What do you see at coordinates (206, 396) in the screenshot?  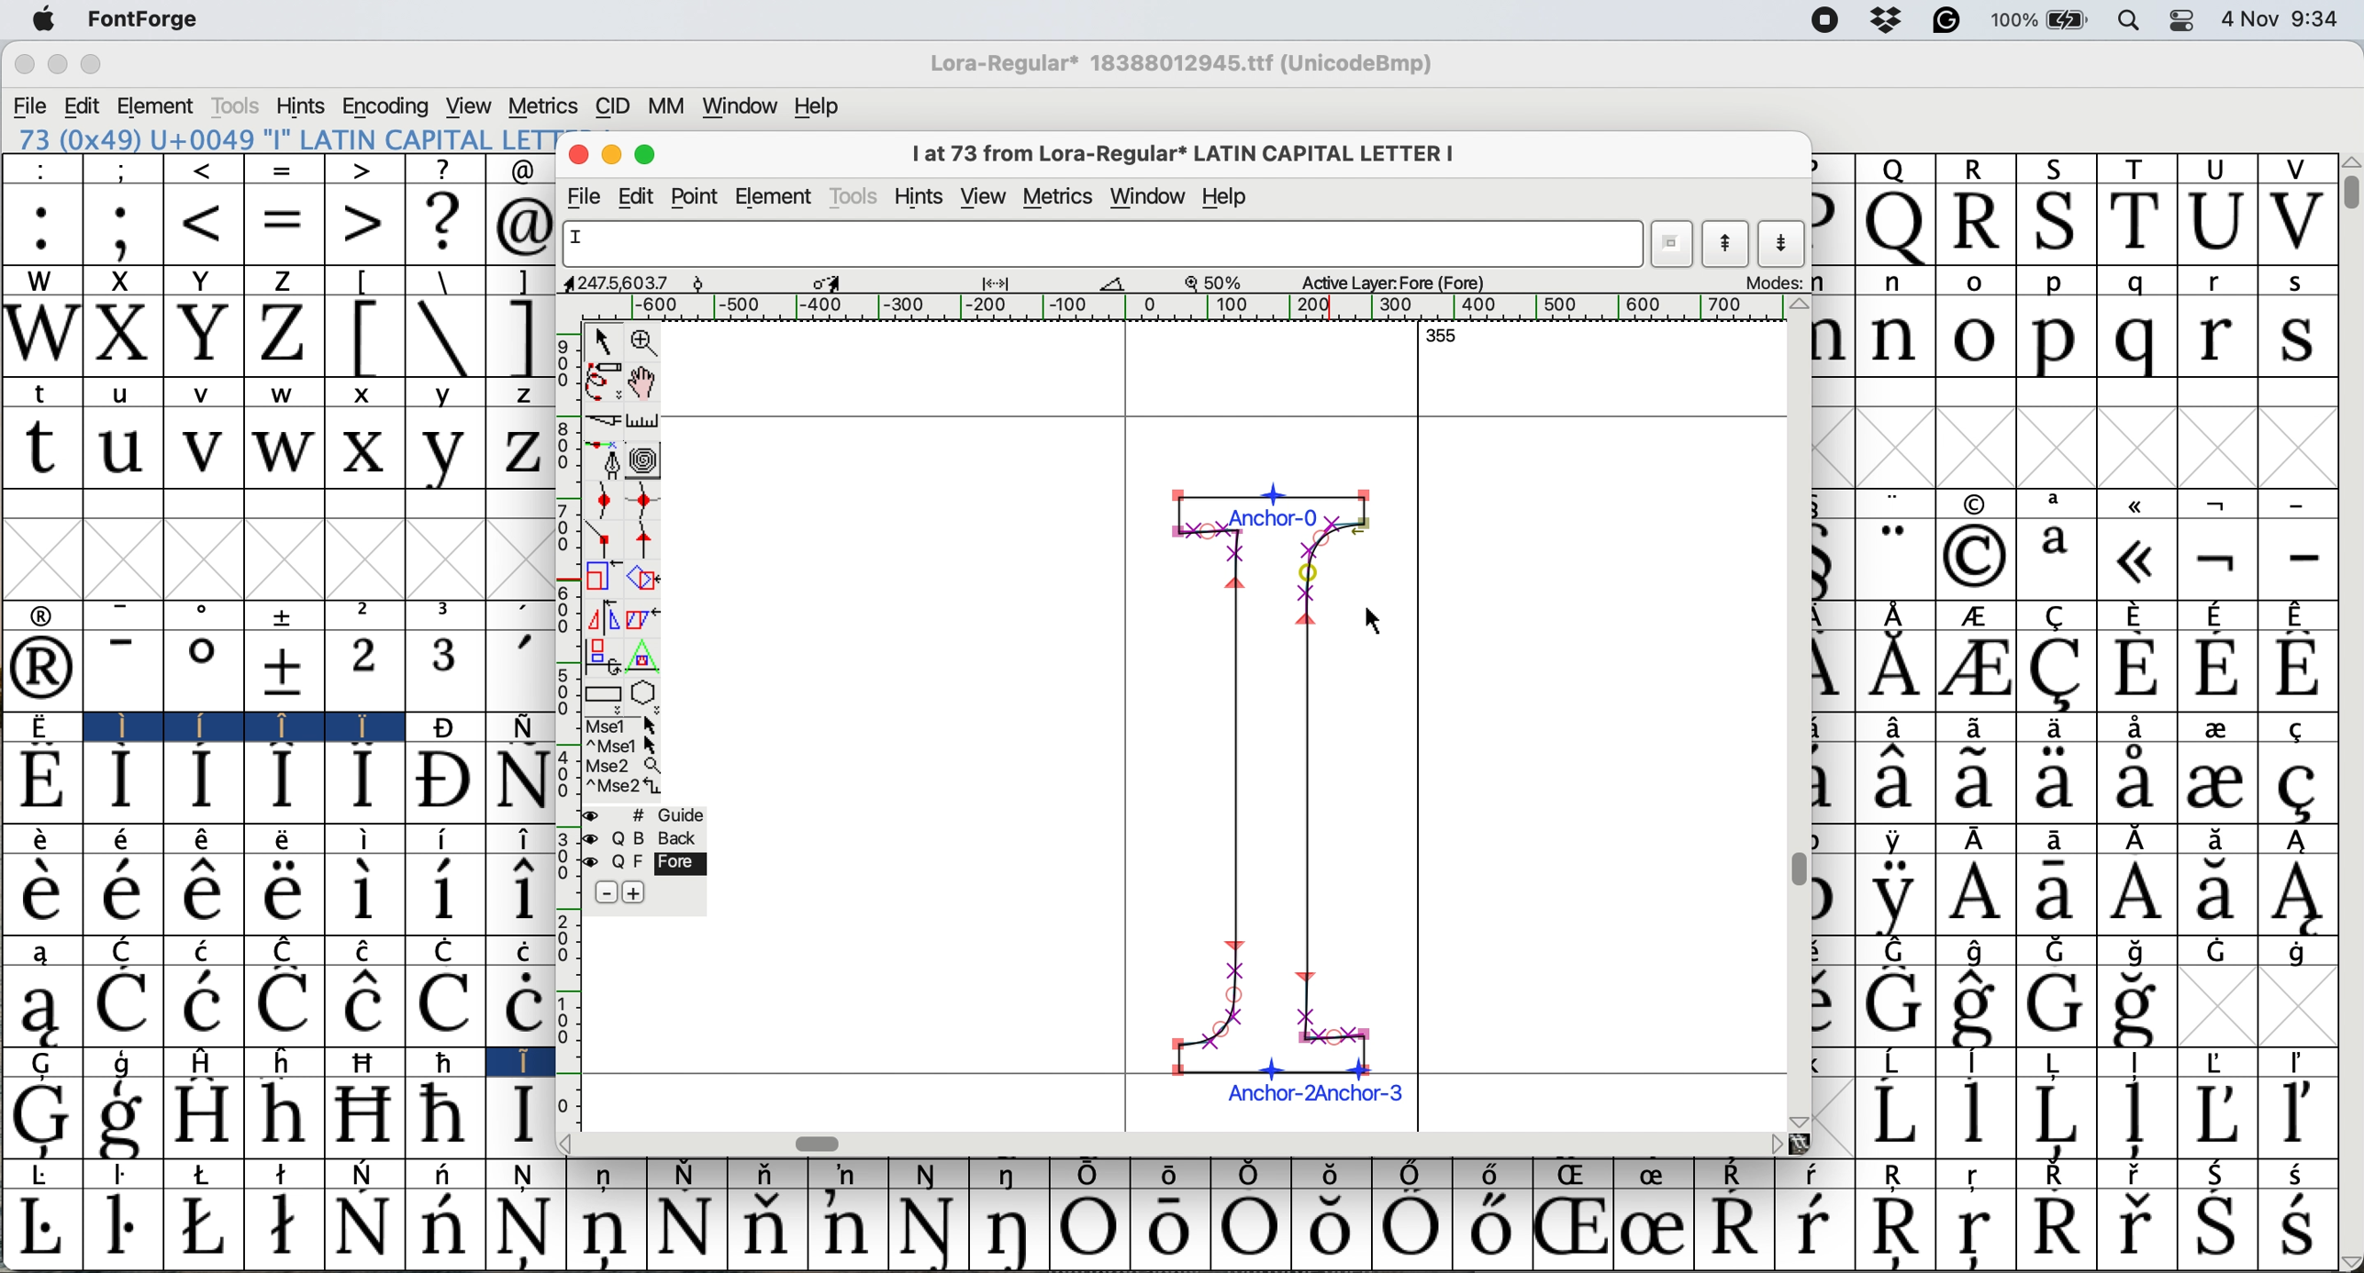 I see `v` at bounding box center [206, 396].